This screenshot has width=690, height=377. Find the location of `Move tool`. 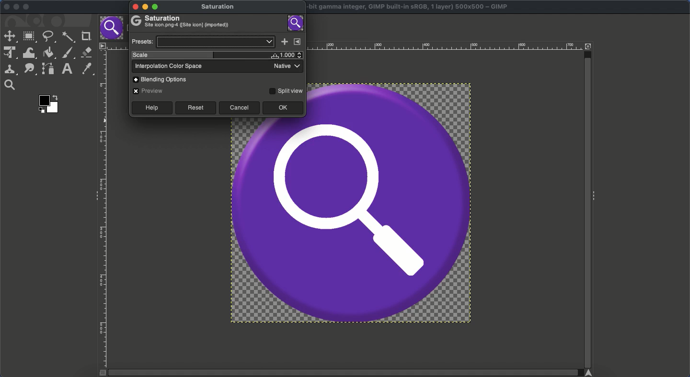

Move tool is located at coordinates (10, 35).